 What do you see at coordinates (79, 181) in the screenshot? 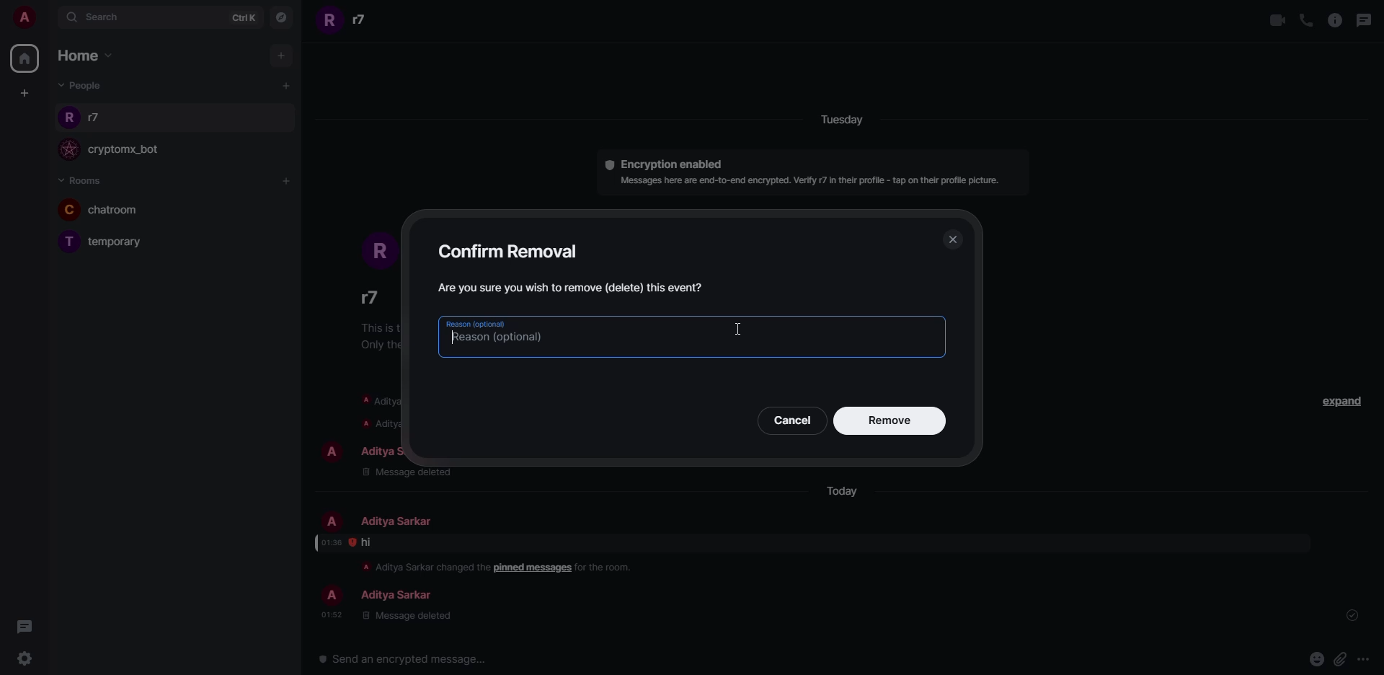
I see `rooms` at bounding box center [79, 181].